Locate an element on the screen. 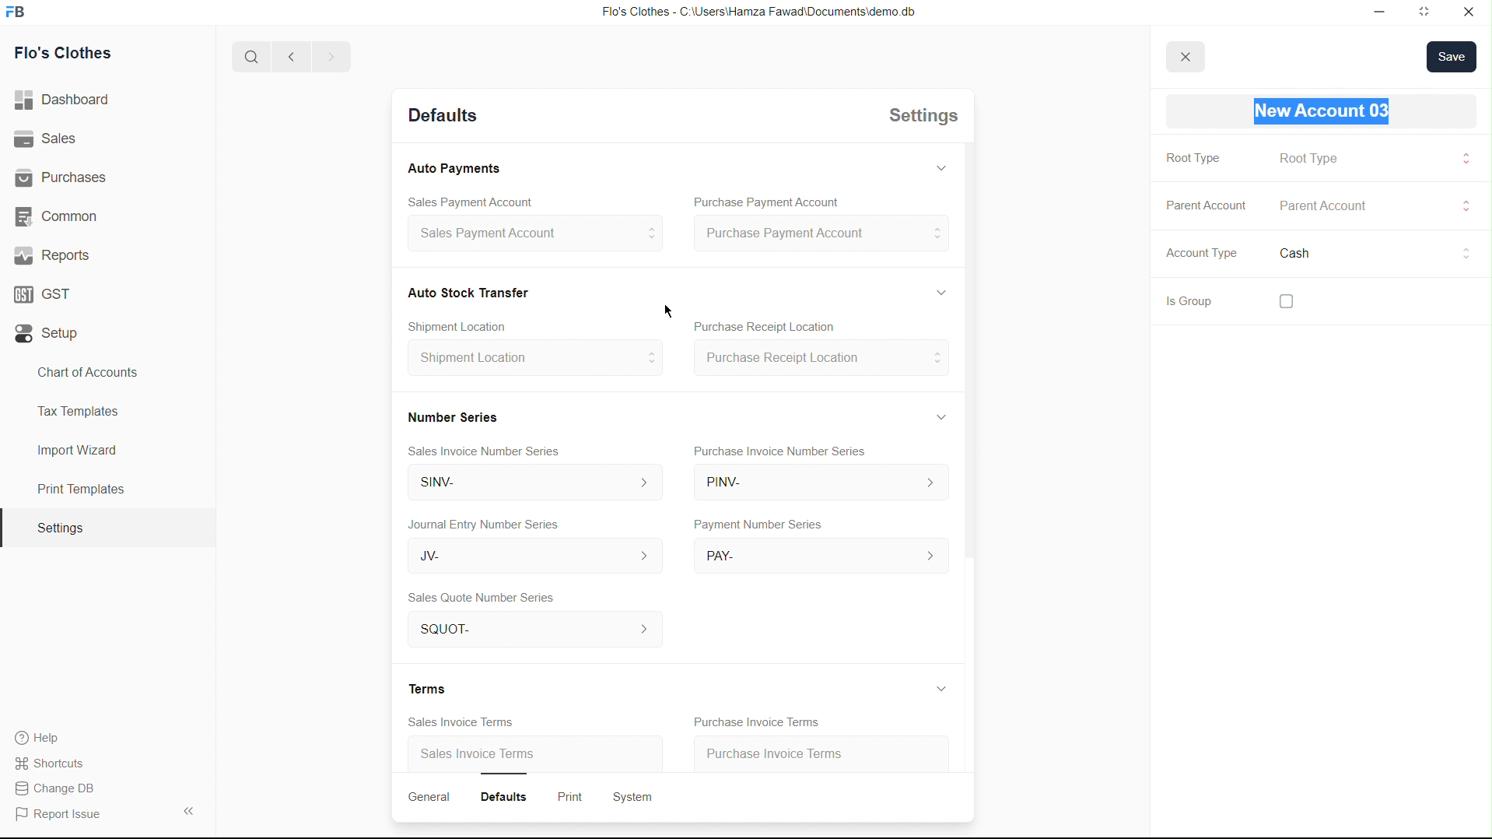  Sales Invoice Number Series is located at coordinates (490, 448).